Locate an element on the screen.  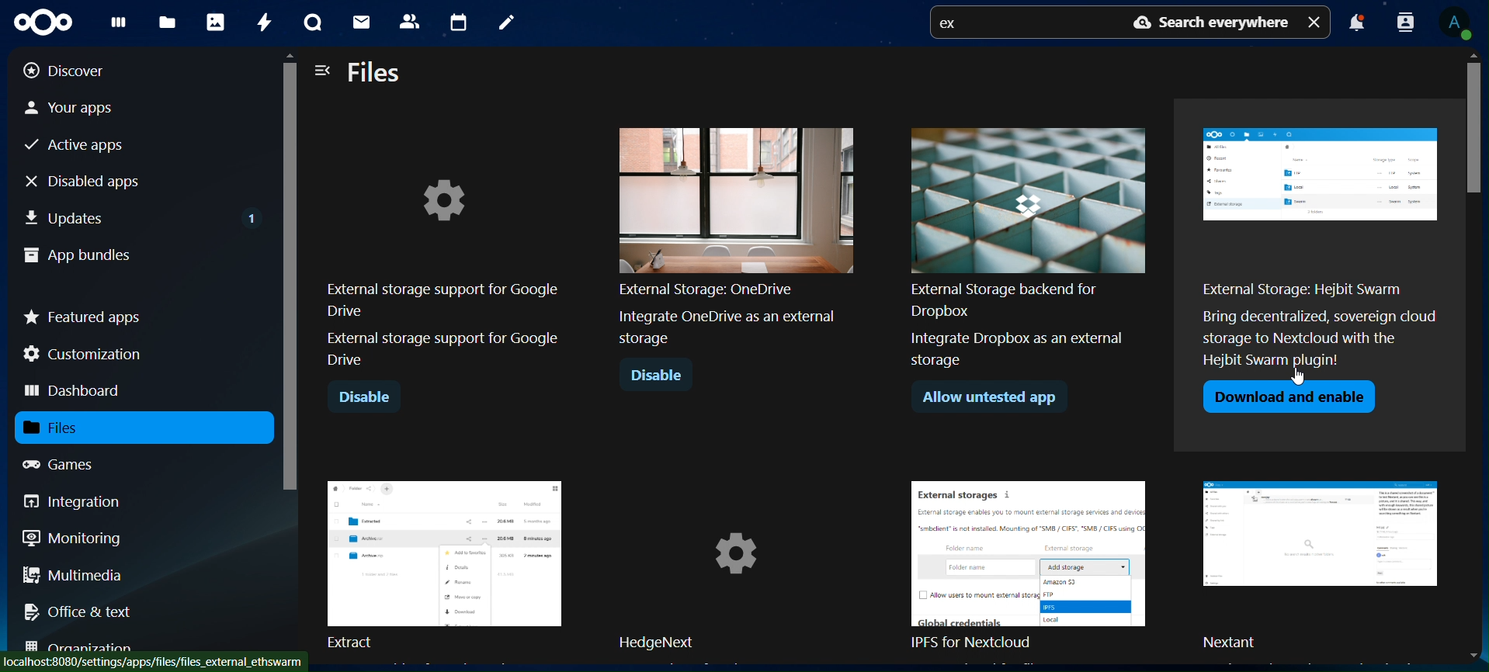
talk is located at coordinates (310, 23).